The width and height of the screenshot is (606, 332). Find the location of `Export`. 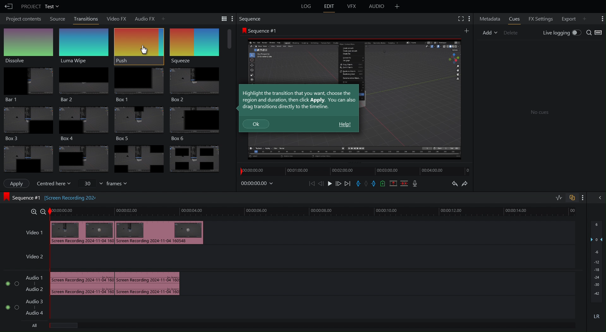

Export is located at coordinates (567, 18).